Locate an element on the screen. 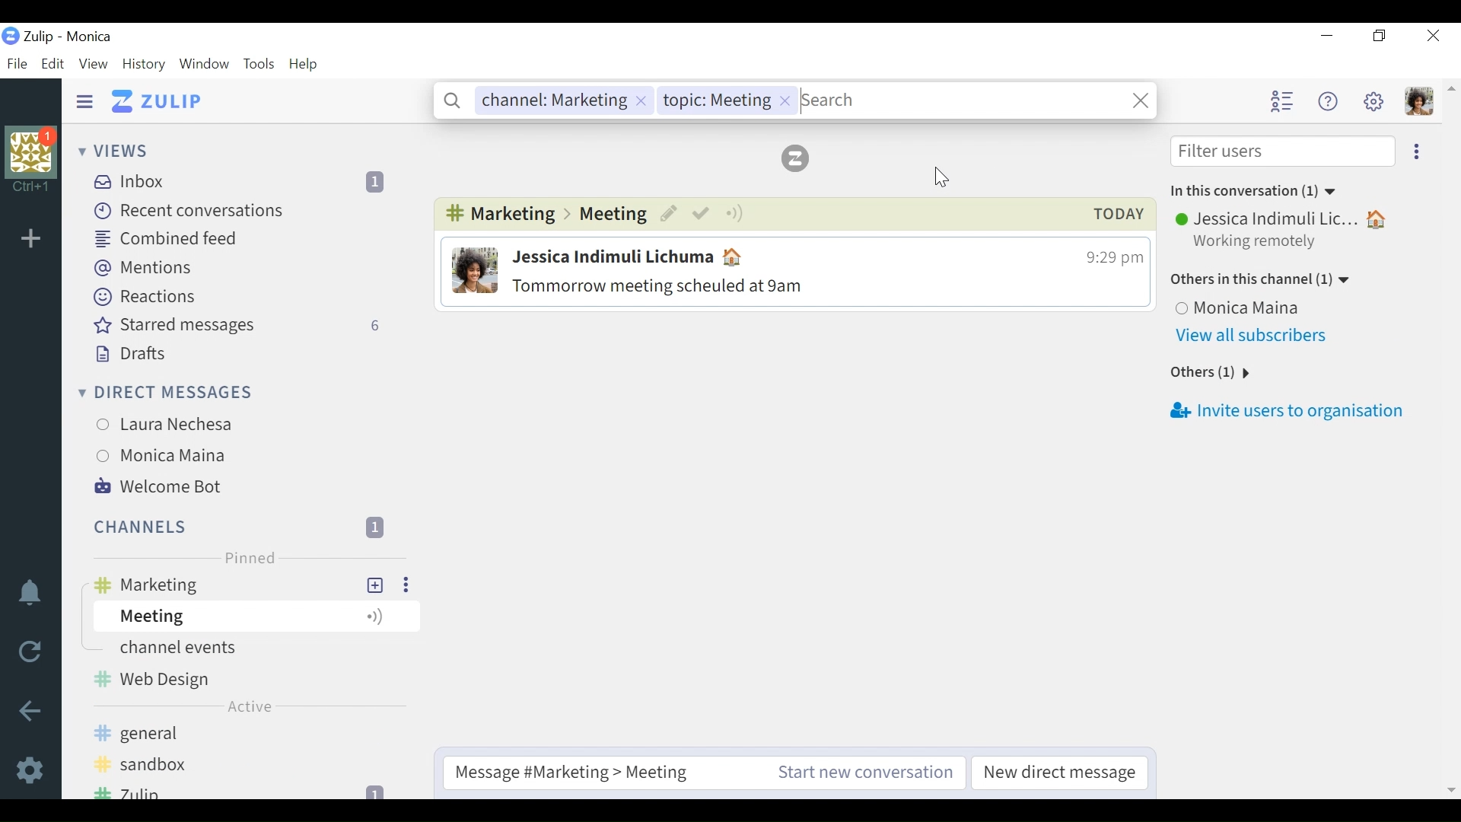  Others in this channel (1) is located at coordinates (1262, 282).